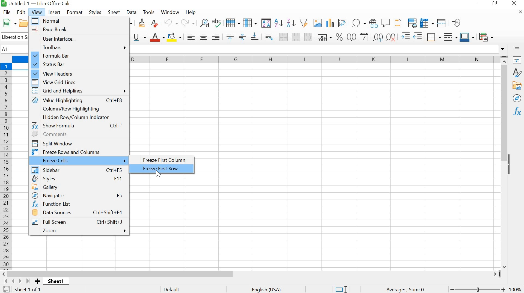 The image size is (524, 293). What do you see at coordinates (57, 282) in the screenshot?
I see `SHEET` at bounding box center [57, 282].